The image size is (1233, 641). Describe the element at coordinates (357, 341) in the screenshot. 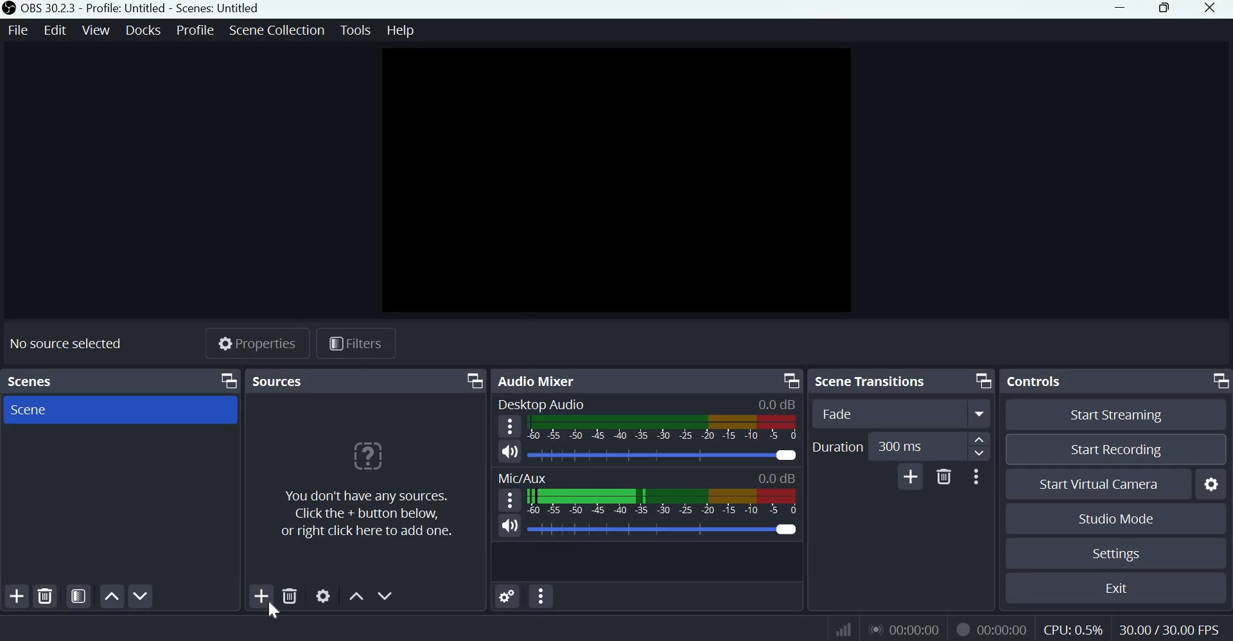

I see `Filters` at that location.